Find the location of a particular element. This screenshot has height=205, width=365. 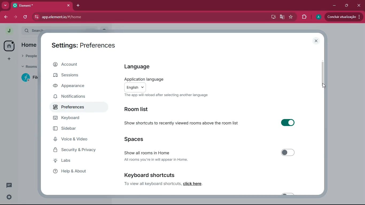

close is located at coordinates (317, 41).